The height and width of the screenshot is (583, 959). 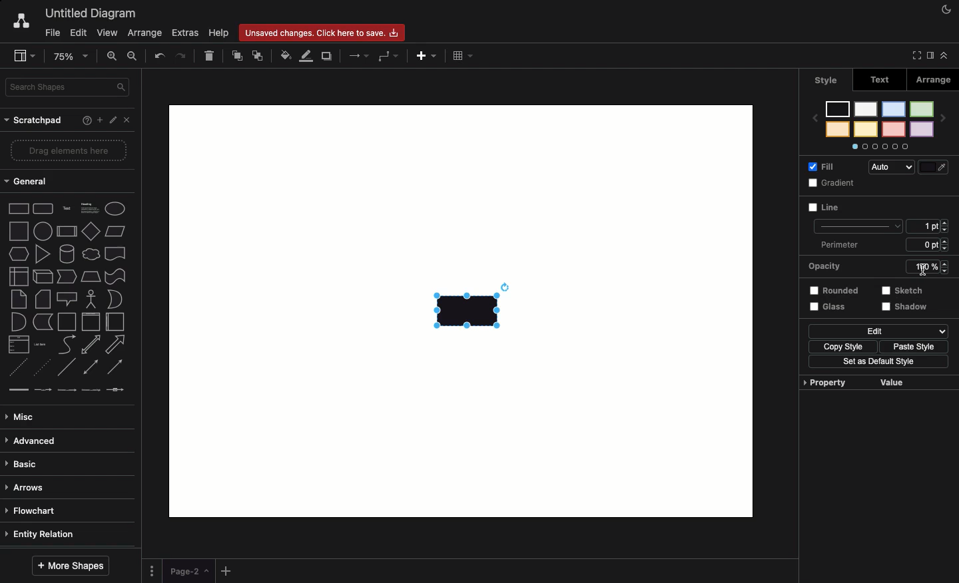 What do you see at coordinates (836, 109) in the screenshot?
I see `color 7` at bounding box center [836, 109].